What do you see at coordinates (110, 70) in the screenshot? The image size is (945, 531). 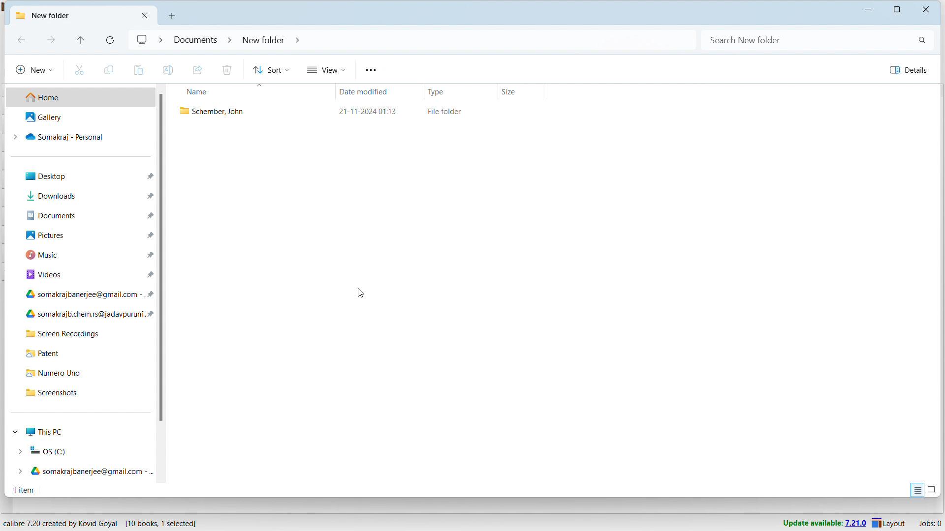 I see `copy` at bounding box center [110, 70].